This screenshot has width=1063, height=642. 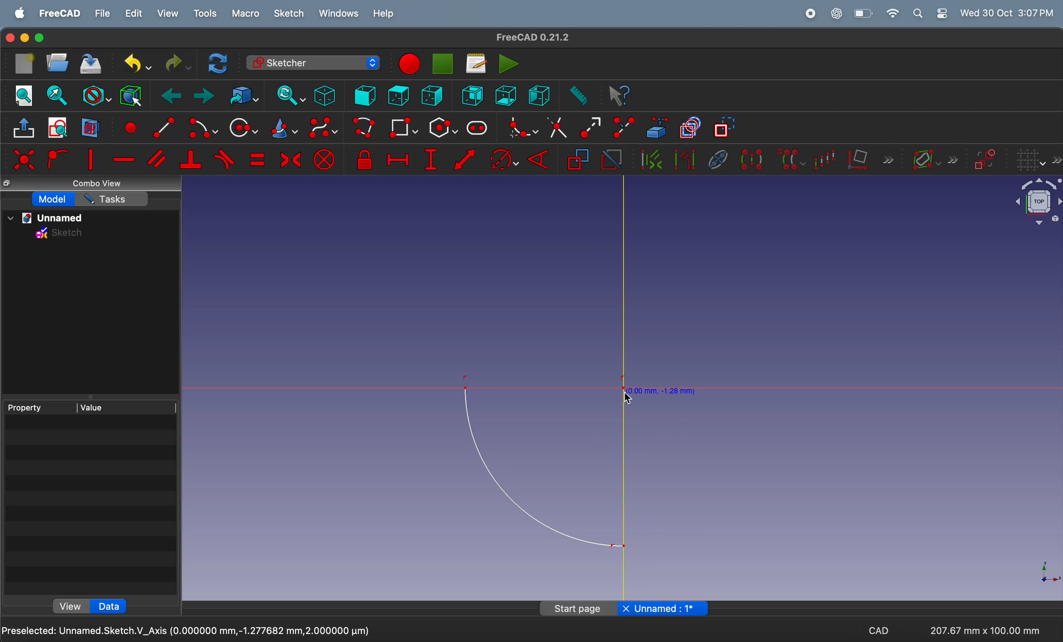 I want to click on bottom view, so click(x=507, y=94).